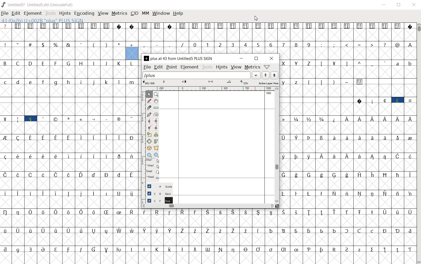 This screenshot has width=421, height=264. Describe the element at coordinates (126, 237) in the screenshot. I see `accented letters` at that location.